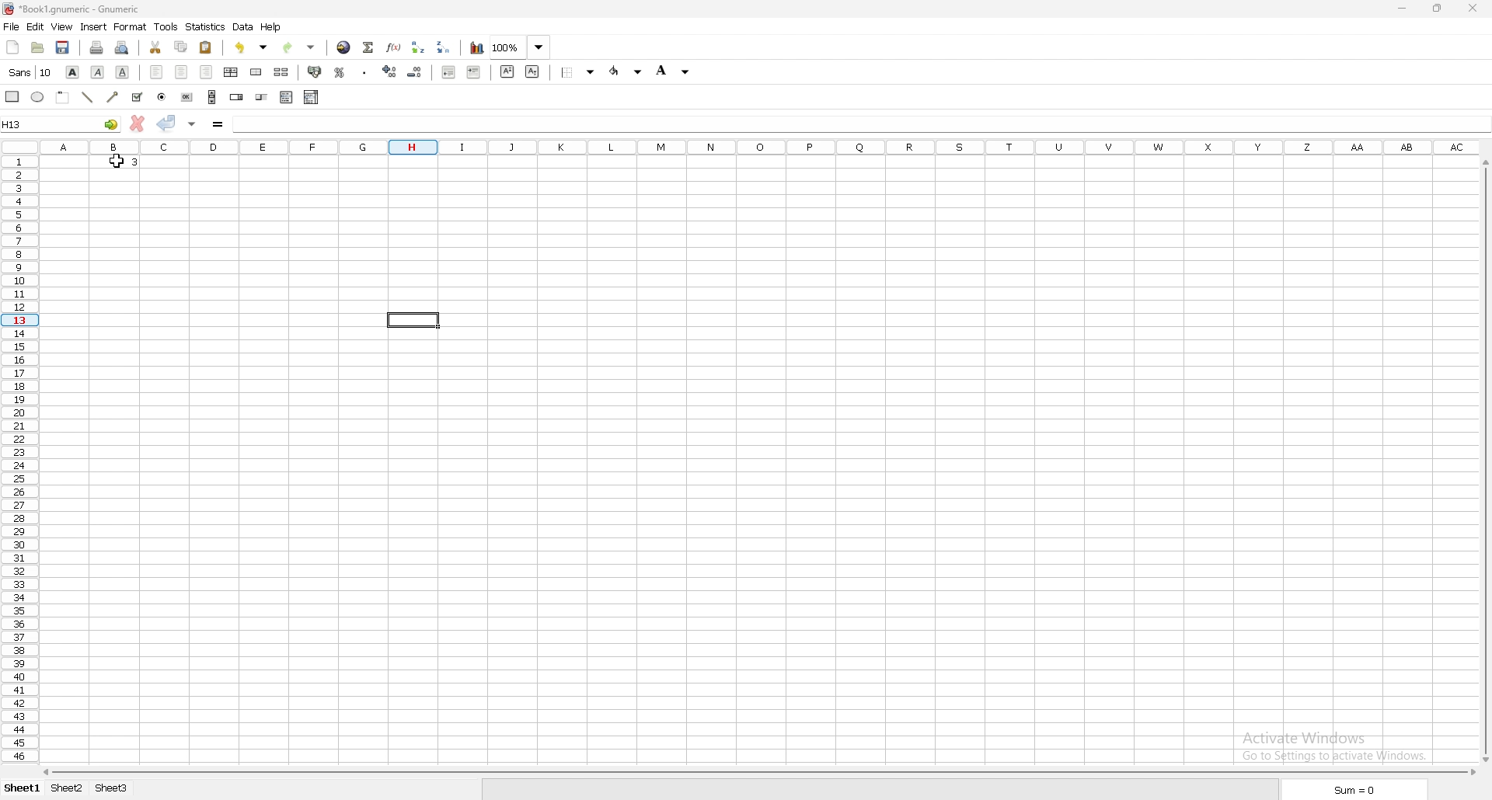 The height and width of the screenshot is (800, 1492). What do you see at coordinates (370, 47) in the screenshot?
I see `summation` at bounding box center [370, 47].